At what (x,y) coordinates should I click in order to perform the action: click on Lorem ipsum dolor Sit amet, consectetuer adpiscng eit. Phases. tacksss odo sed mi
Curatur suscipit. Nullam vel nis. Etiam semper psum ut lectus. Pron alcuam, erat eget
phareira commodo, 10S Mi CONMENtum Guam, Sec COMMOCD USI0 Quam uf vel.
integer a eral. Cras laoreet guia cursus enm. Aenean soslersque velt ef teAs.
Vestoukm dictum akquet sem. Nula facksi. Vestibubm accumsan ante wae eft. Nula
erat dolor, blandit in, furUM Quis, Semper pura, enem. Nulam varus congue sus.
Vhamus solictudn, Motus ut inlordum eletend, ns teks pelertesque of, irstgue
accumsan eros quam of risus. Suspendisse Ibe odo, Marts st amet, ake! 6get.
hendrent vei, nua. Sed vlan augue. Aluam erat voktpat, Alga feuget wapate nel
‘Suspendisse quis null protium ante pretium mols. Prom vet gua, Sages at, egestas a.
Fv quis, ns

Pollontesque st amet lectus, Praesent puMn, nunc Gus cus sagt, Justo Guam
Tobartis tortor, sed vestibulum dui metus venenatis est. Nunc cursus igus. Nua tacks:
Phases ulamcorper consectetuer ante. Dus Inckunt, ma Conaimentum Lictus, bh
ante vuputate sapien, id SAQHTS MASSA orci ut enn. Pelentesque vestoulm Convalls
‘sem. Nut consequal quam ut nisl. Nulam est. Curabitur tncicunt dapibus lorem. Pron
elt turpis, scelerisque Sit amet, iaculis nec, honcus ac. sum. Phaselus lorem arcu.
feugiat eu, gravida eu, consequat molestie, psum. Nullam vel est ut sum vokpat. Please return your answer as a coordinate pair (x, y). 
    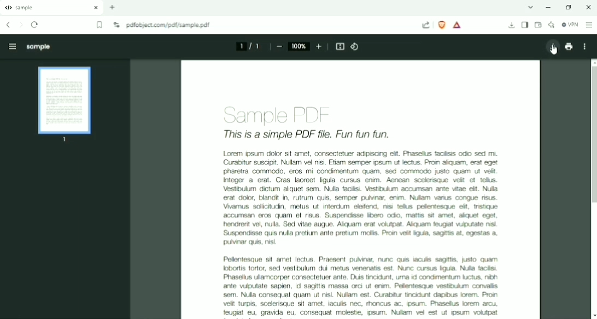
    Looking at the image, I should click on (358, 232).